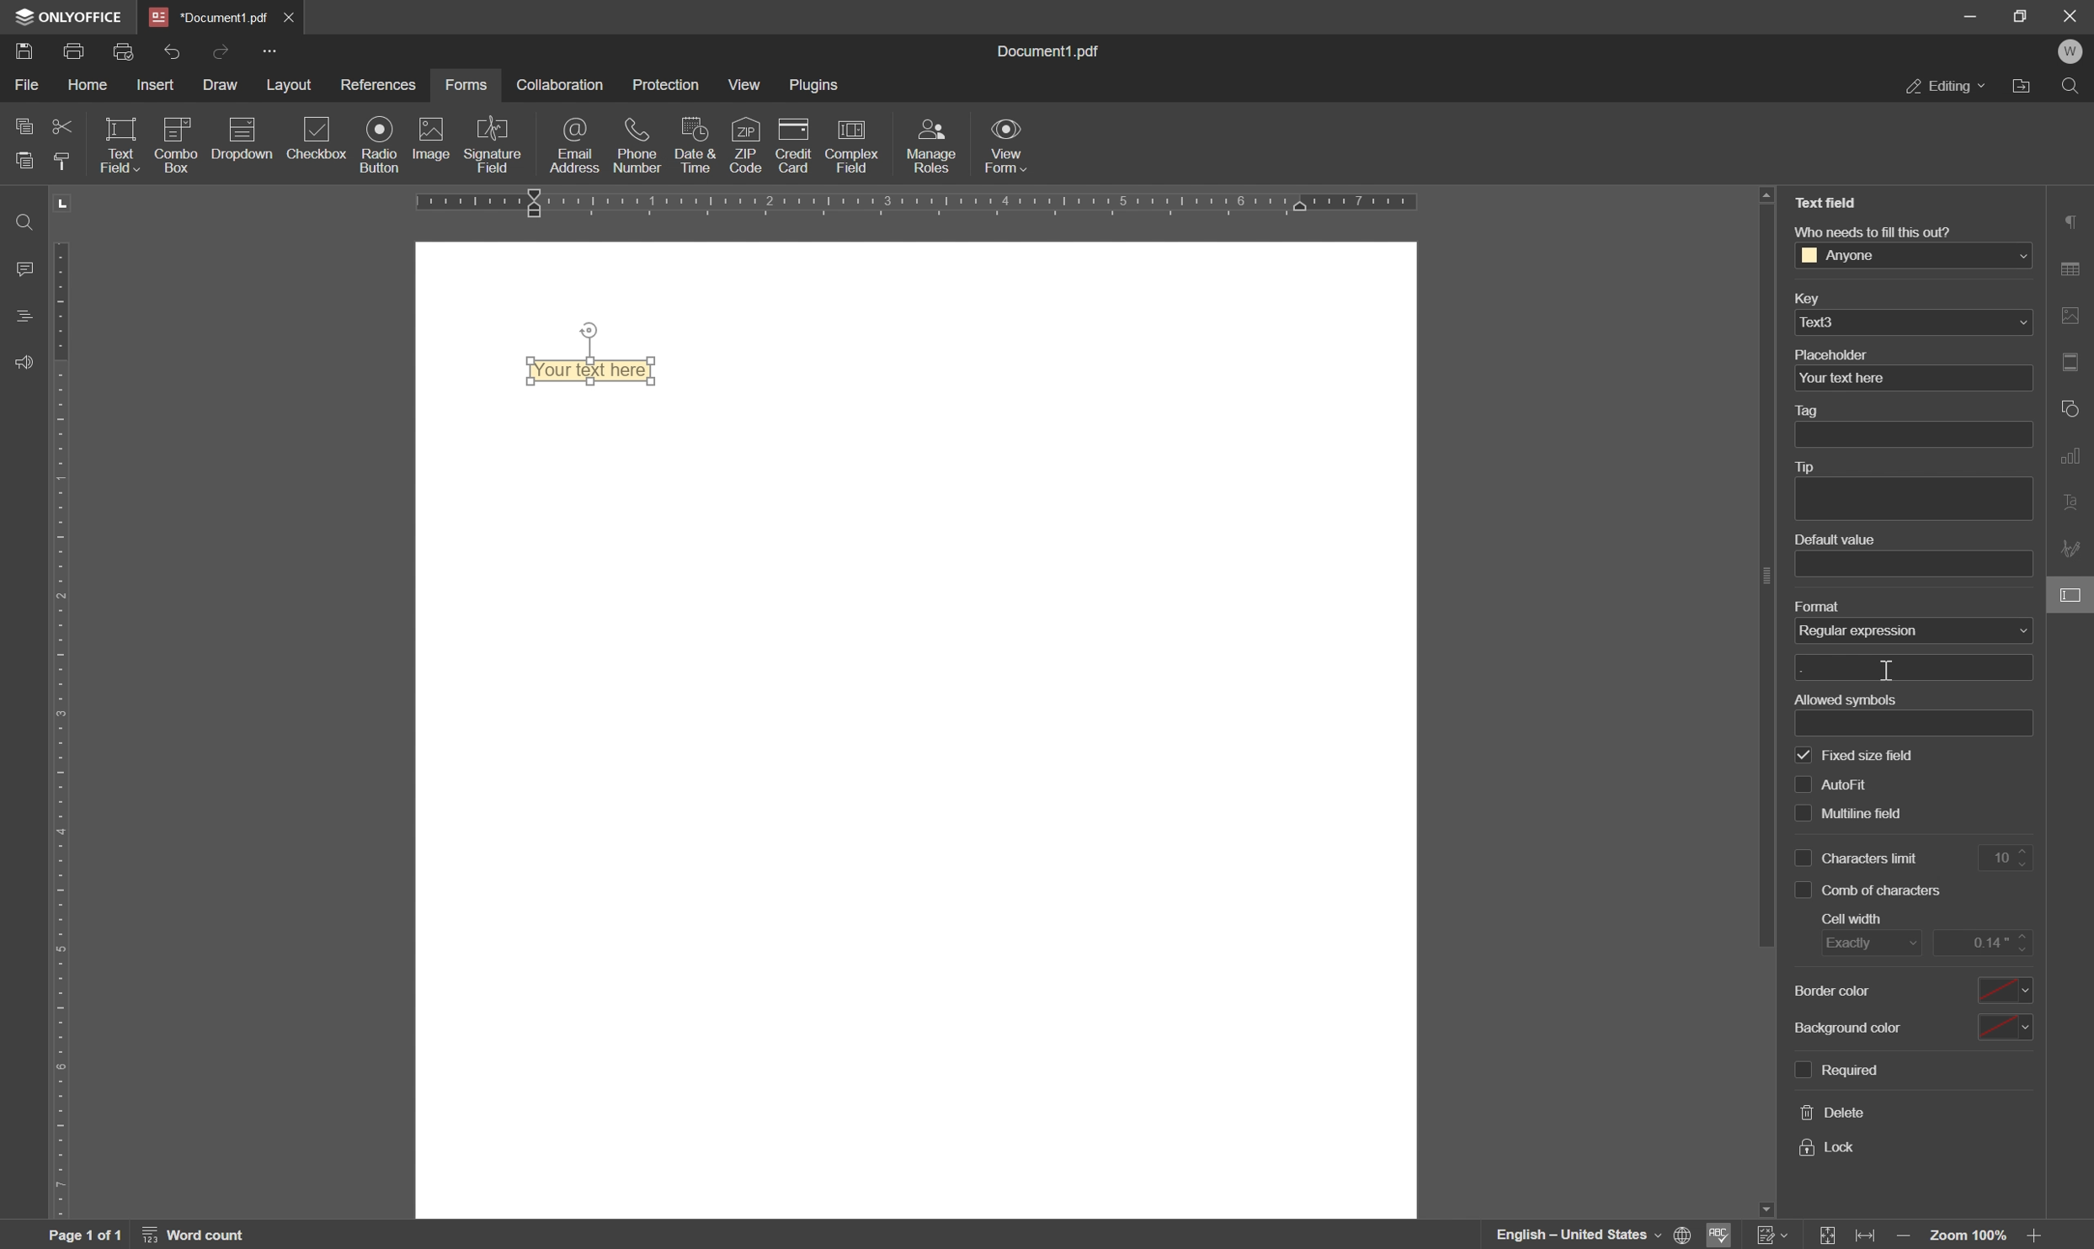  Describe the element at coordinates (240, 143) in the screenshot. I see `icon` at that location.